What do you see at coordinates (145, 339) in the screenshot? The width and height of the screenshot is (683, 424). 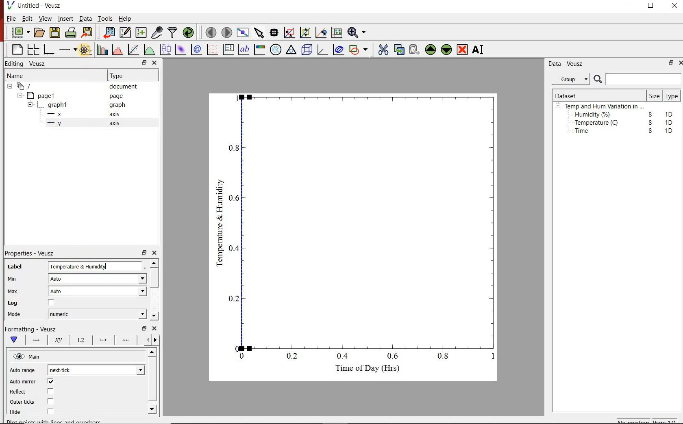 I see `go back` at bounding box center [145, 339].